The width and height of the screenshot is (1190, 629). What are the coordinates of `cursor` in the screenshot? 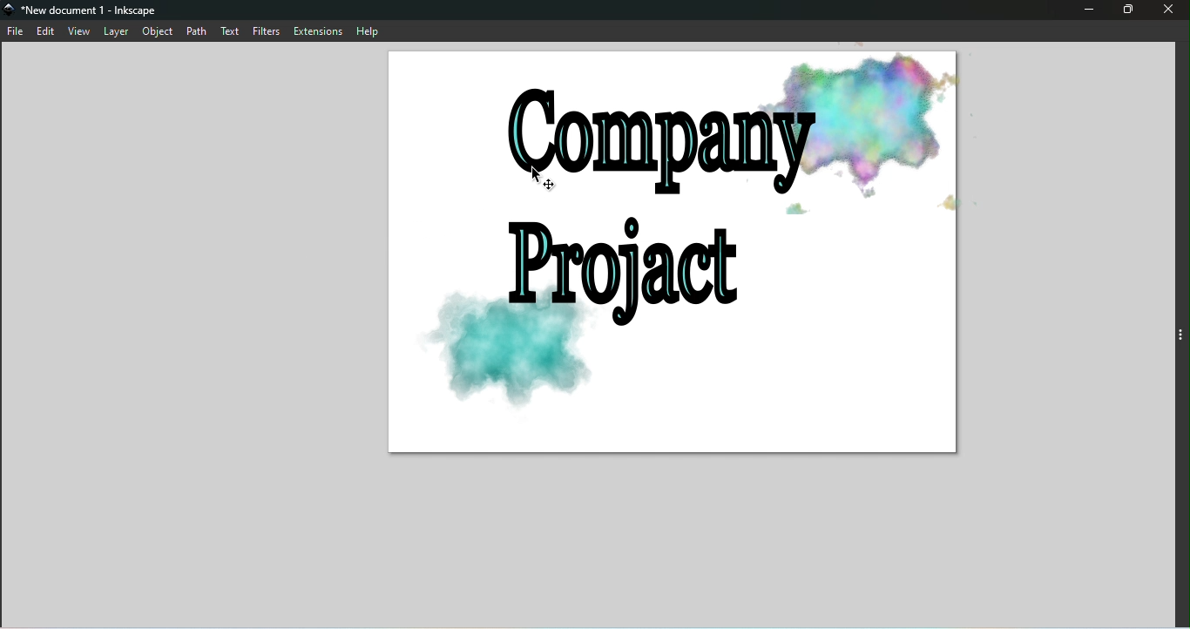 It's located at (549, 178).